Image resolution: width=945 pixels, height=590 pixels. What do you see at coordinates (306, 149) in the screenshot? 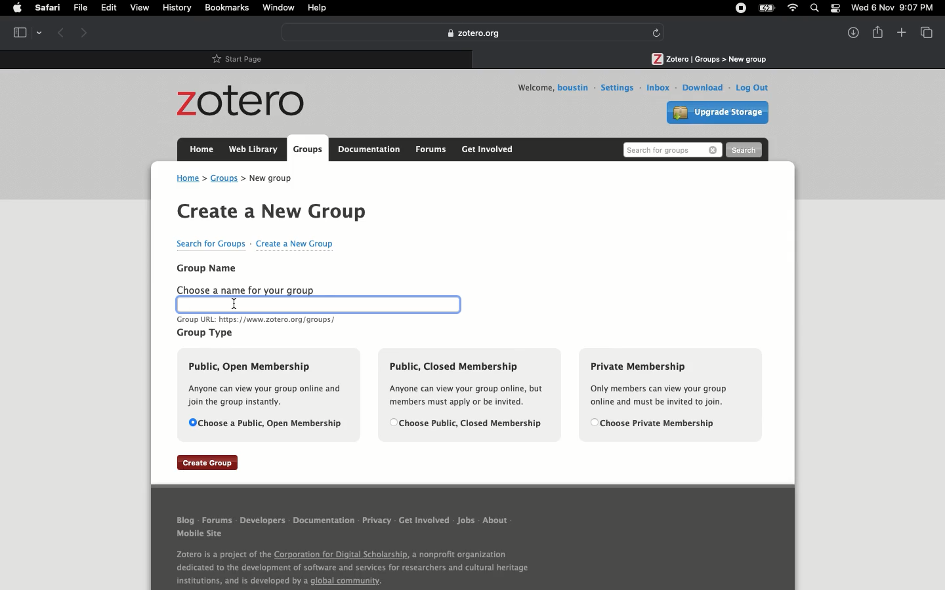
I see `Groups` at bounding box center [306, 149].